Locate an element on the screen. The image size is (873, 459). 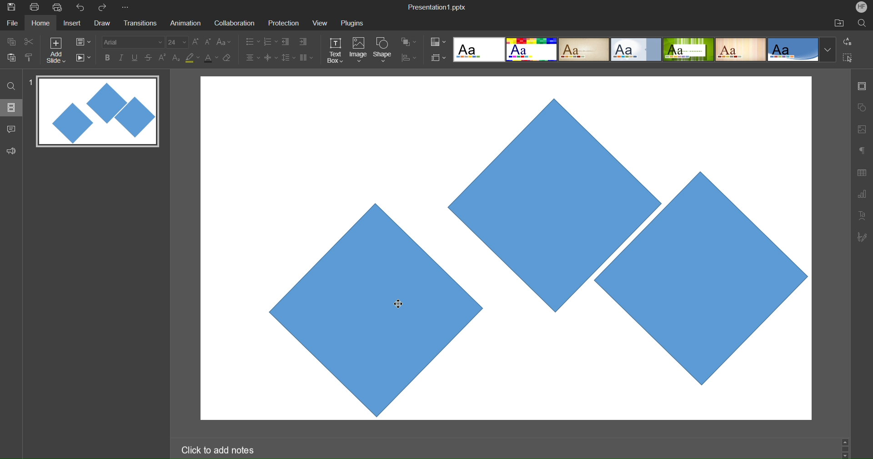
Signature is located at coordinates (861, 237).